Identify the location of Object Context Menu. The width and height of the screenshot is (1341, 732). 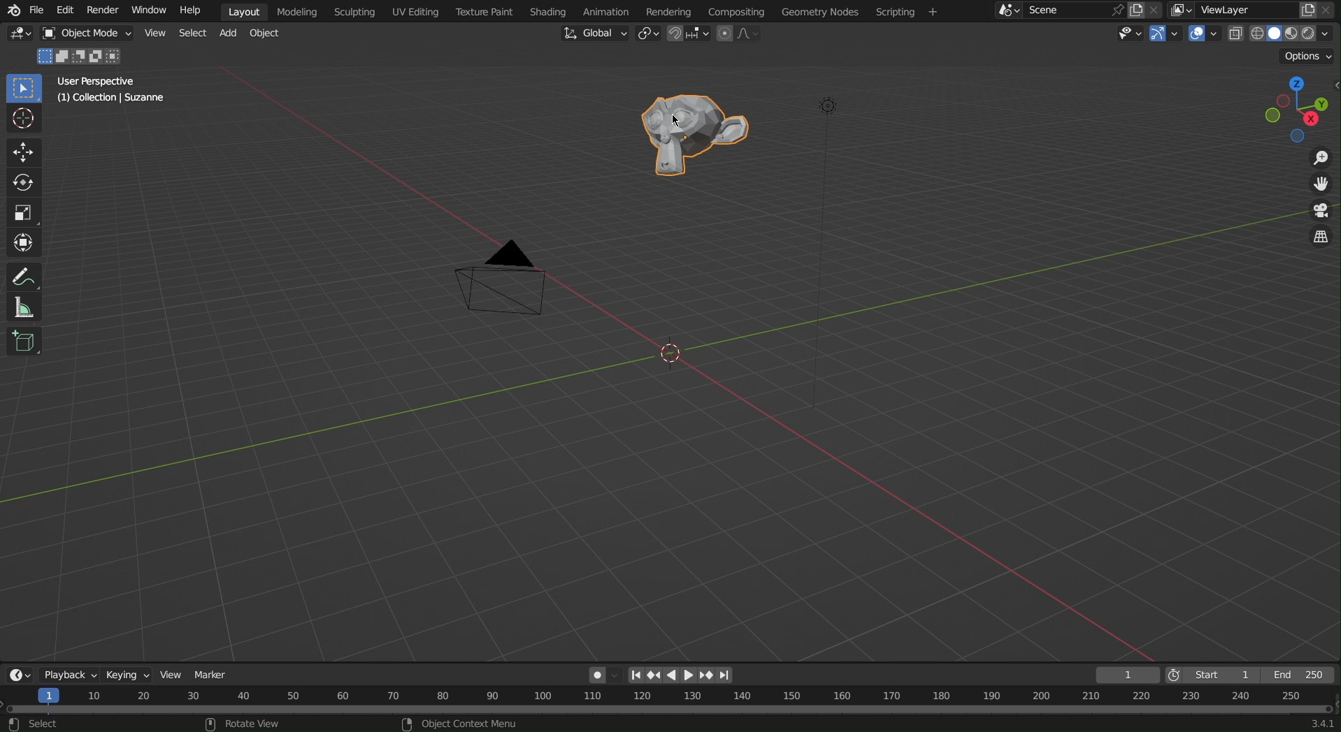
(470, 723).